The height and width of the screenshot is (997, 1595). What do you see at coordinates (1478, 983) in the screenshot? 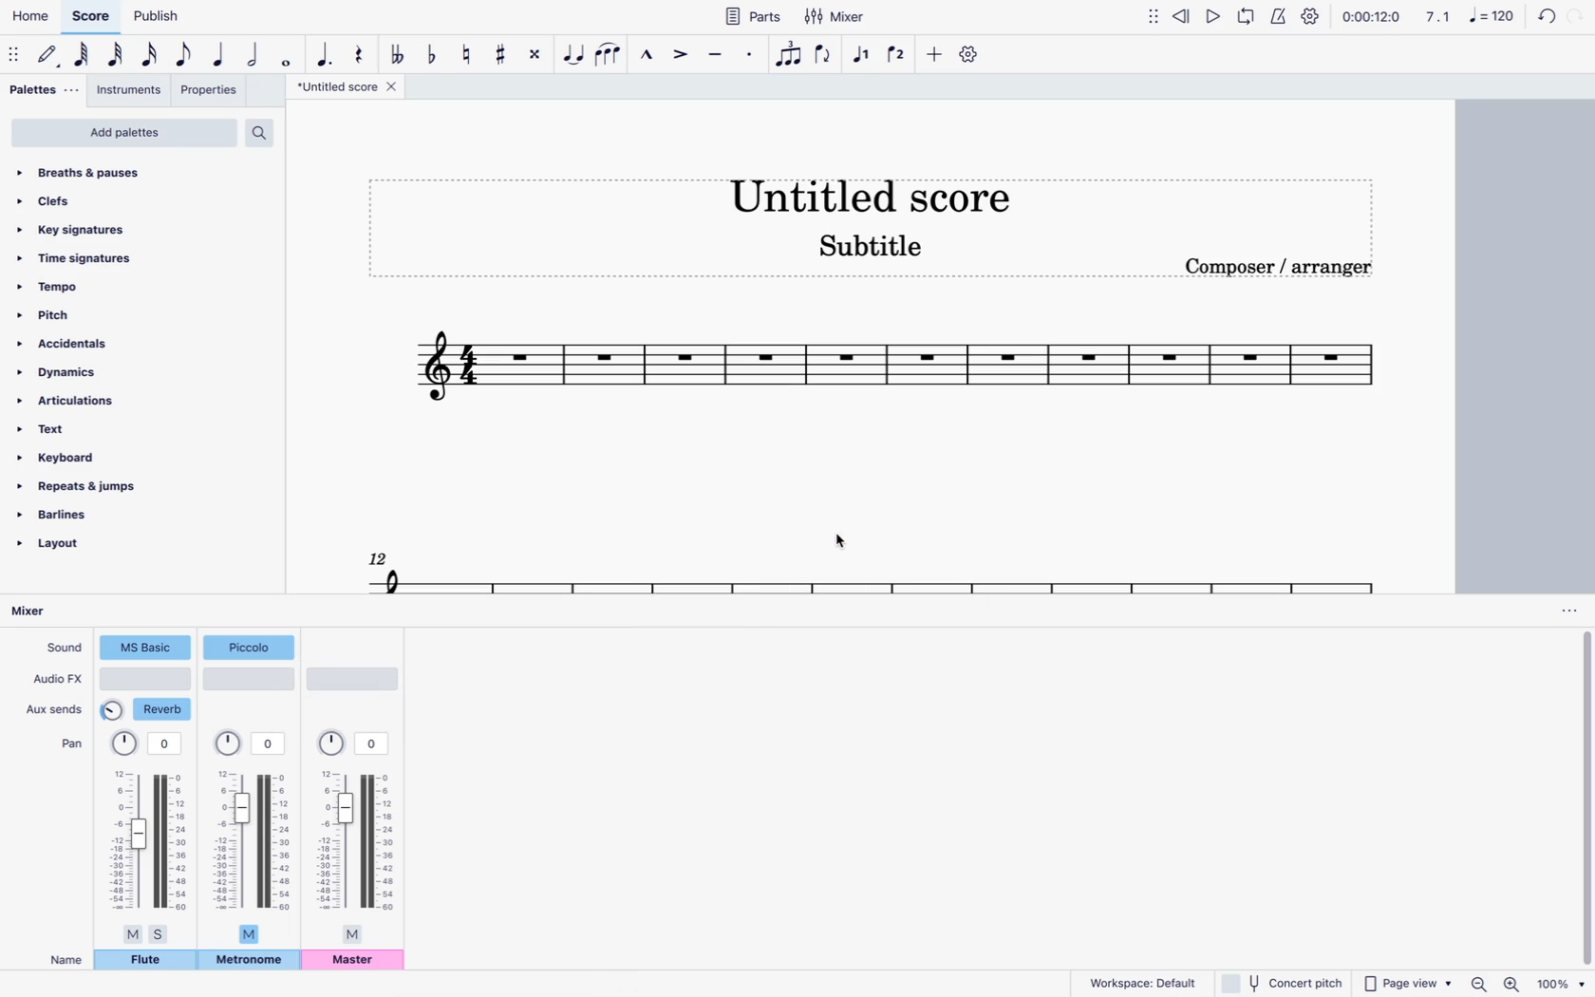
I see `zoom out` at bounding box center [1478, 983].